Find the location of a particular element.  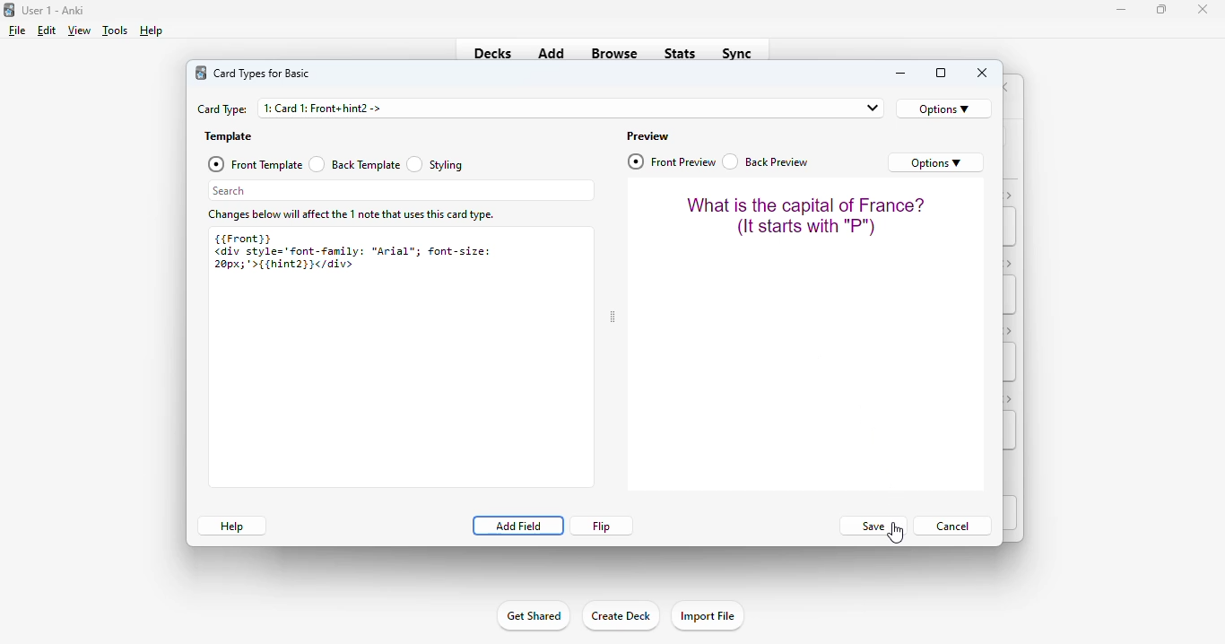

browse is located at coordinates (614, 53).